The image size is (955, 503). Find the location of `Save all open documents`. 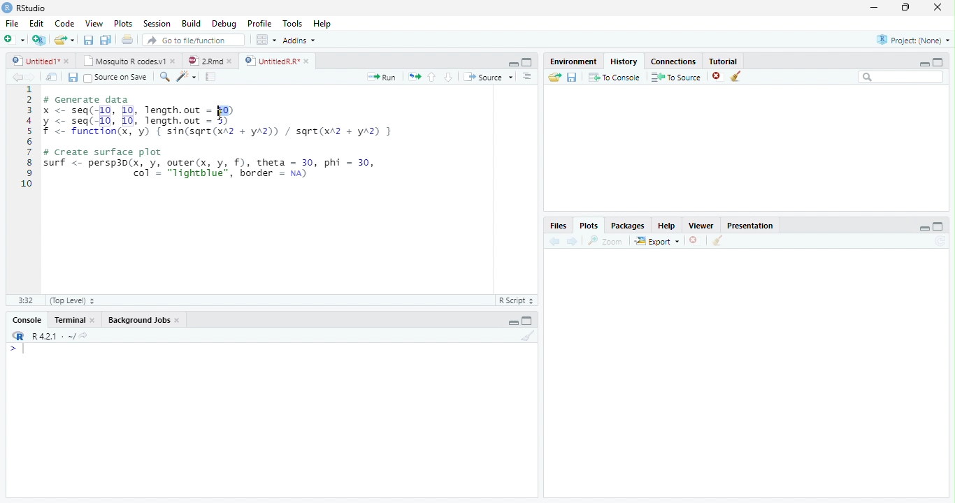

Save all open documents is located at coordinates (105, 39).